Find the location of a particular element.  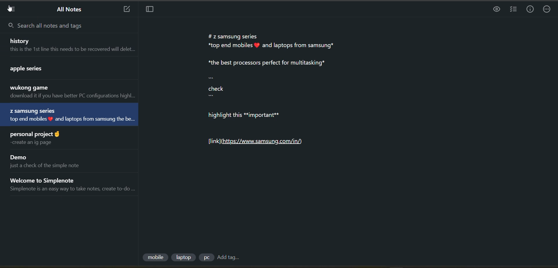

menu is located at coordinates (12, 9).